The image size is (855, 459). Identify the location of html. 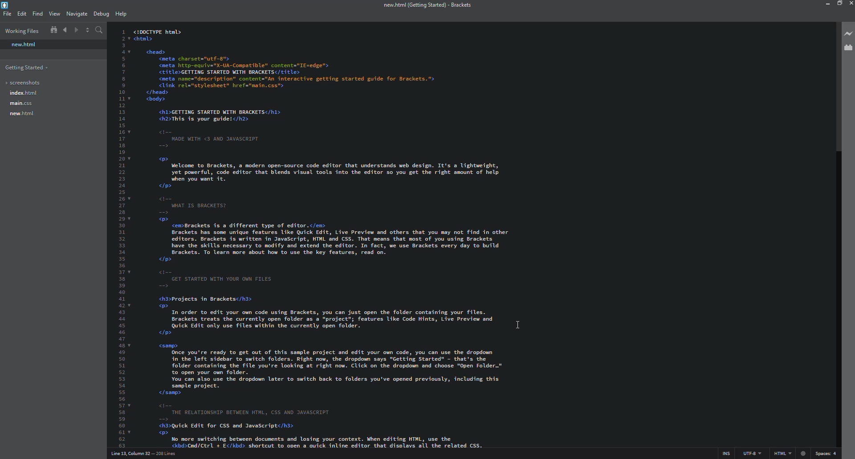
(790, 453).